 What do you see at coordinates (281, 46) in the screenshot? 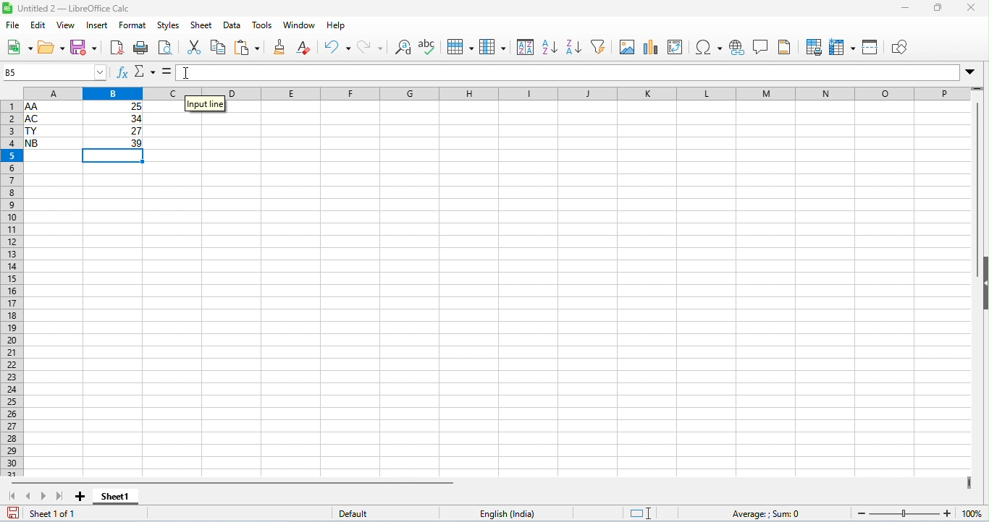
I see `clone` at bounding box center [281, 46].